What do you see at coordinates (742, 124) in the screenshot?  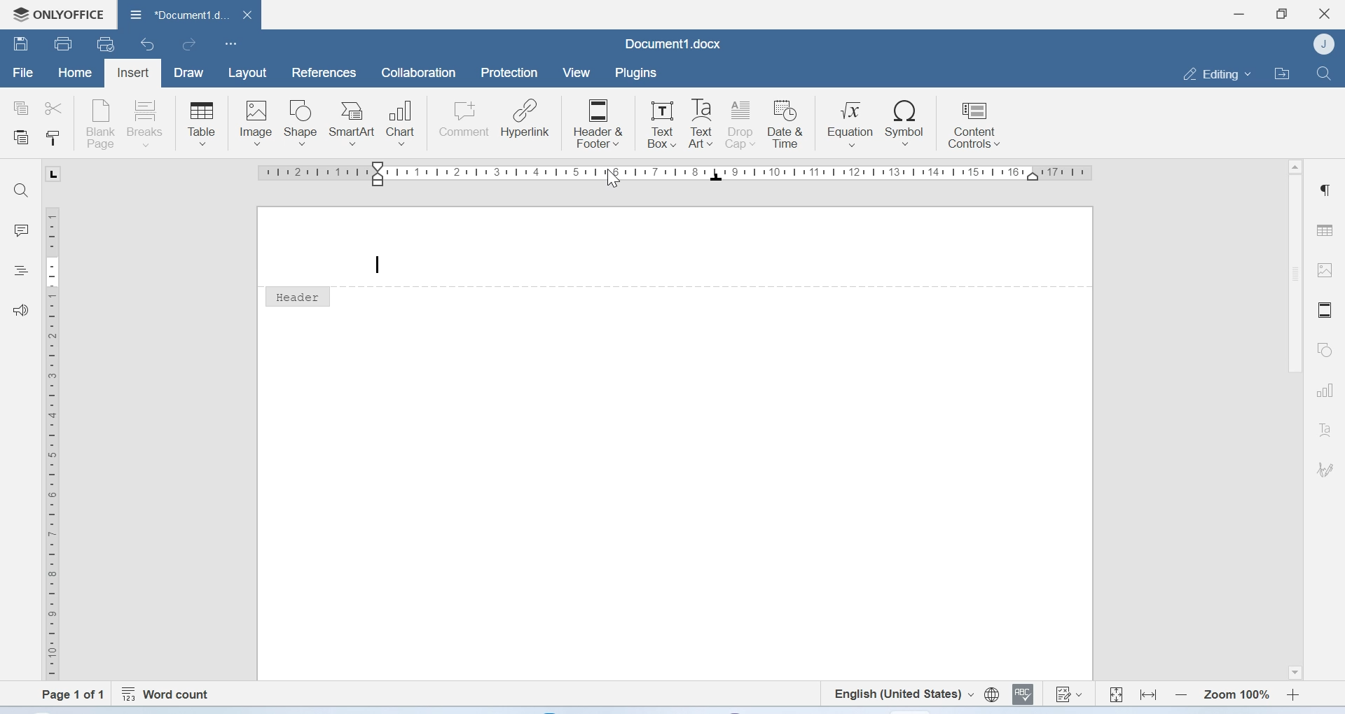 I see `Drop cap` at bounding box center [742, 124].